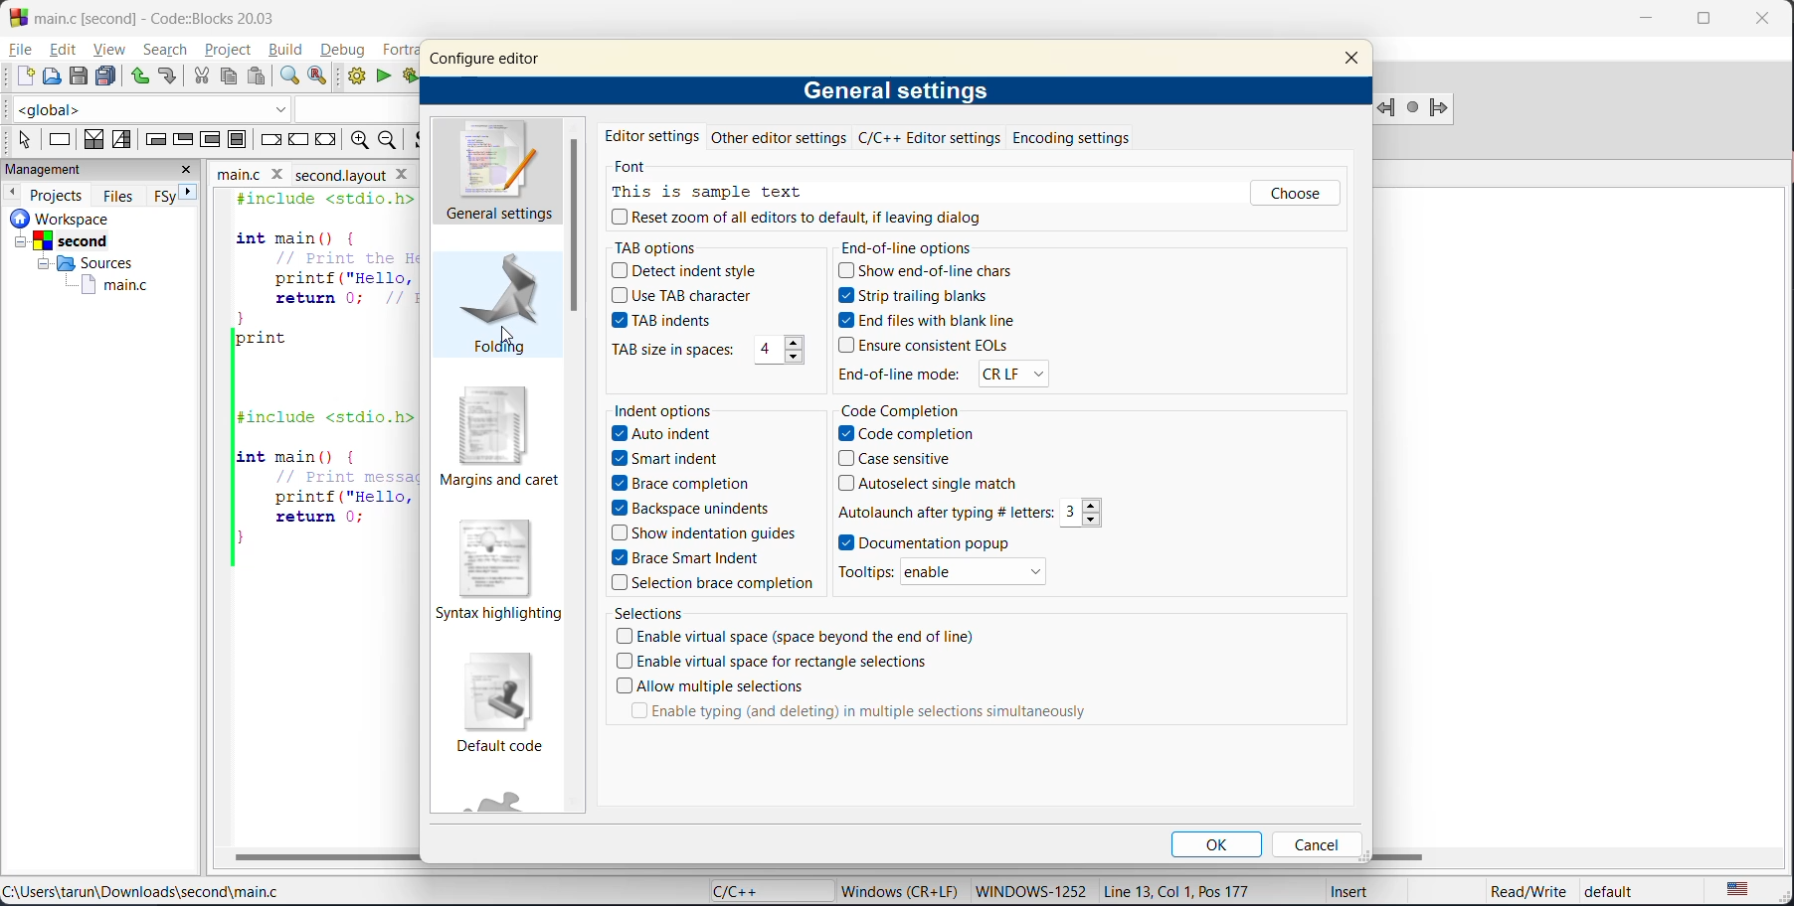  I want to click on choose, so click(1294, 197).